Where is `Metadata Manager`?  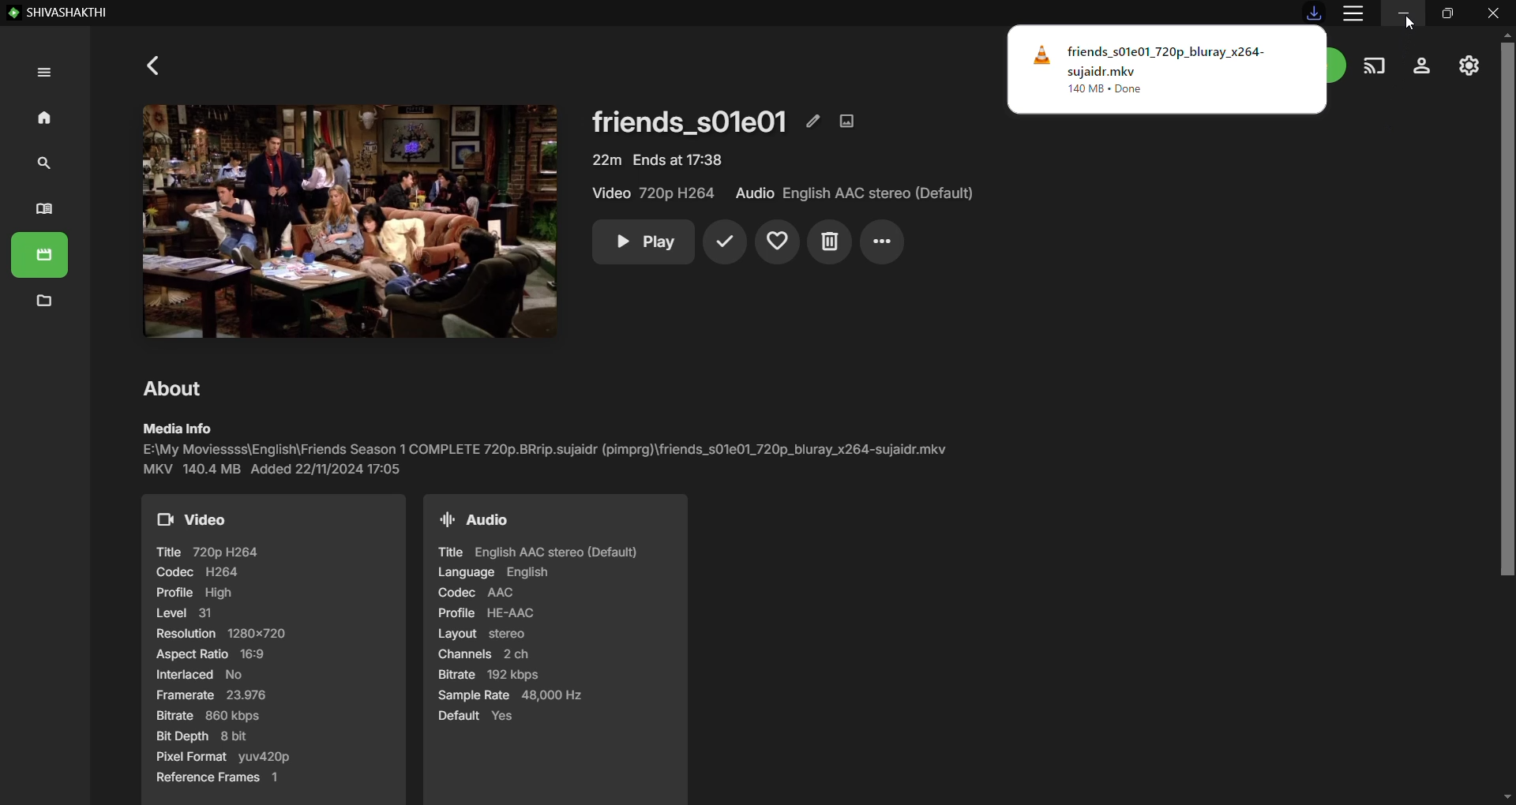
Metadata Manager is located at coordinates (43, 302).